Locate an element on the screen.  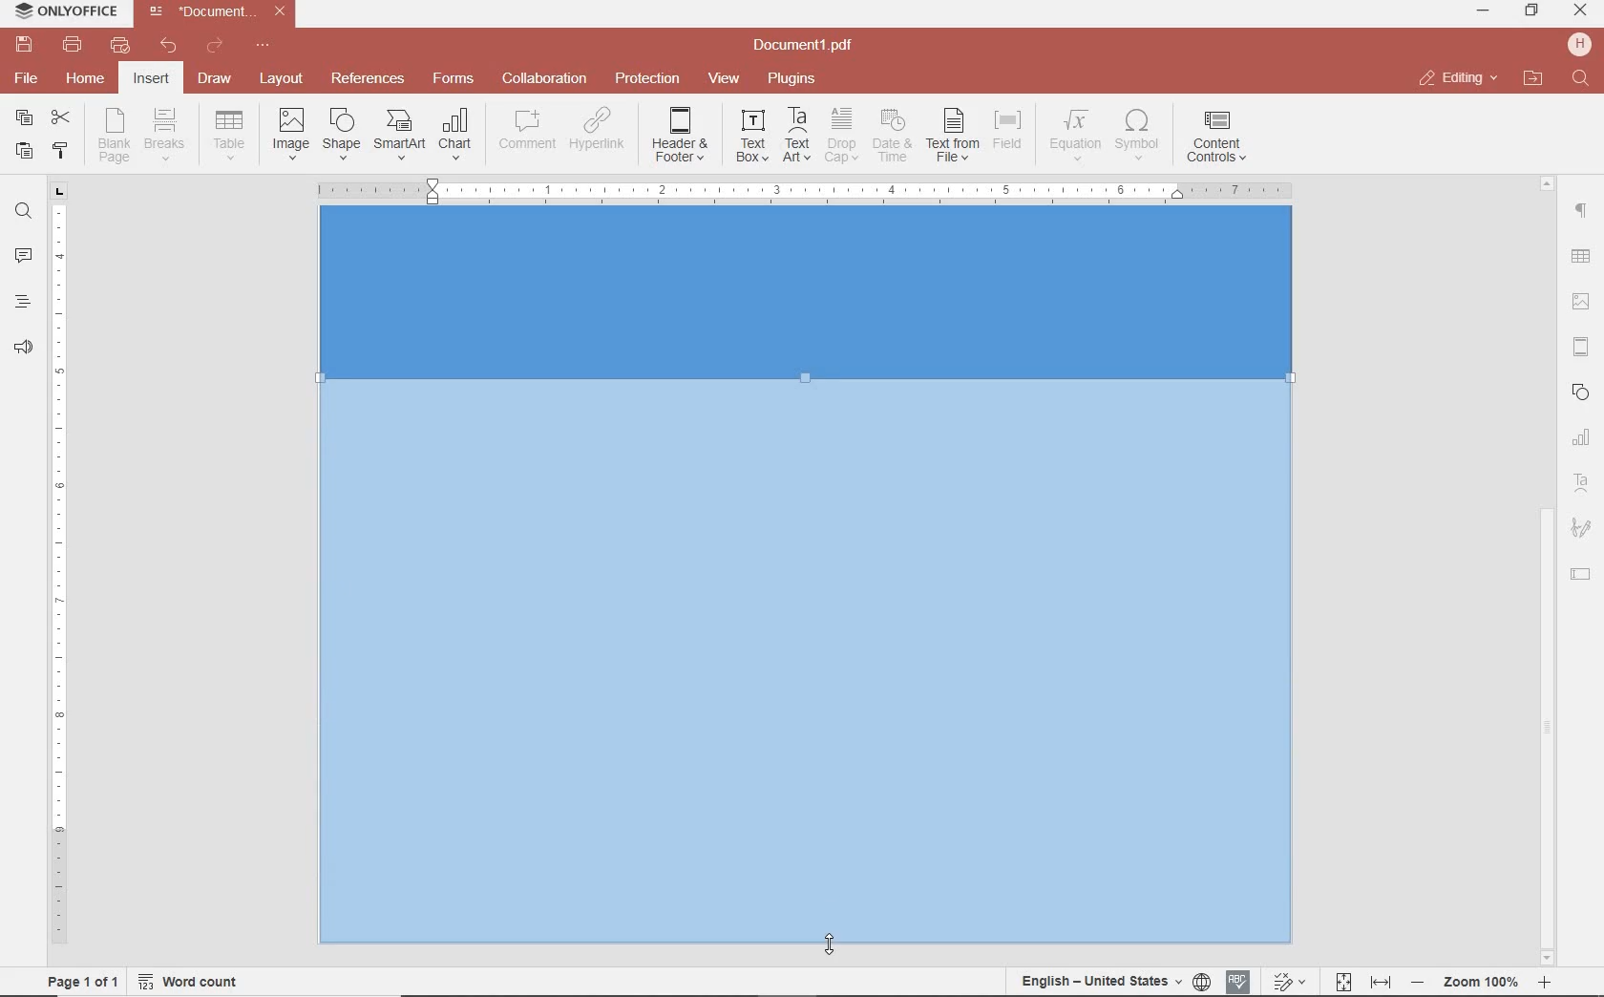
fit to page and width is located at coordinates (1360, 983).